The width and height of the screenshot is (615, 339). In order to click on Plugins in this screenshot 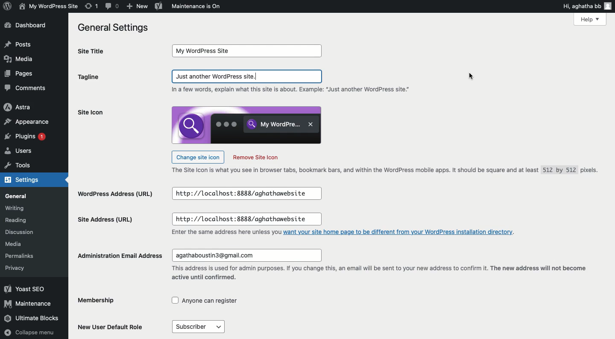, I will do `click(27, 137)`.